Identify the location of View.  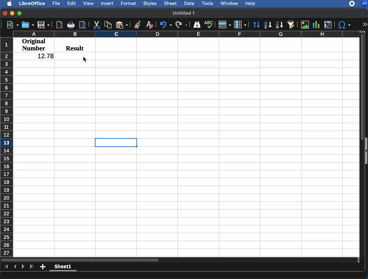
(89, 4).